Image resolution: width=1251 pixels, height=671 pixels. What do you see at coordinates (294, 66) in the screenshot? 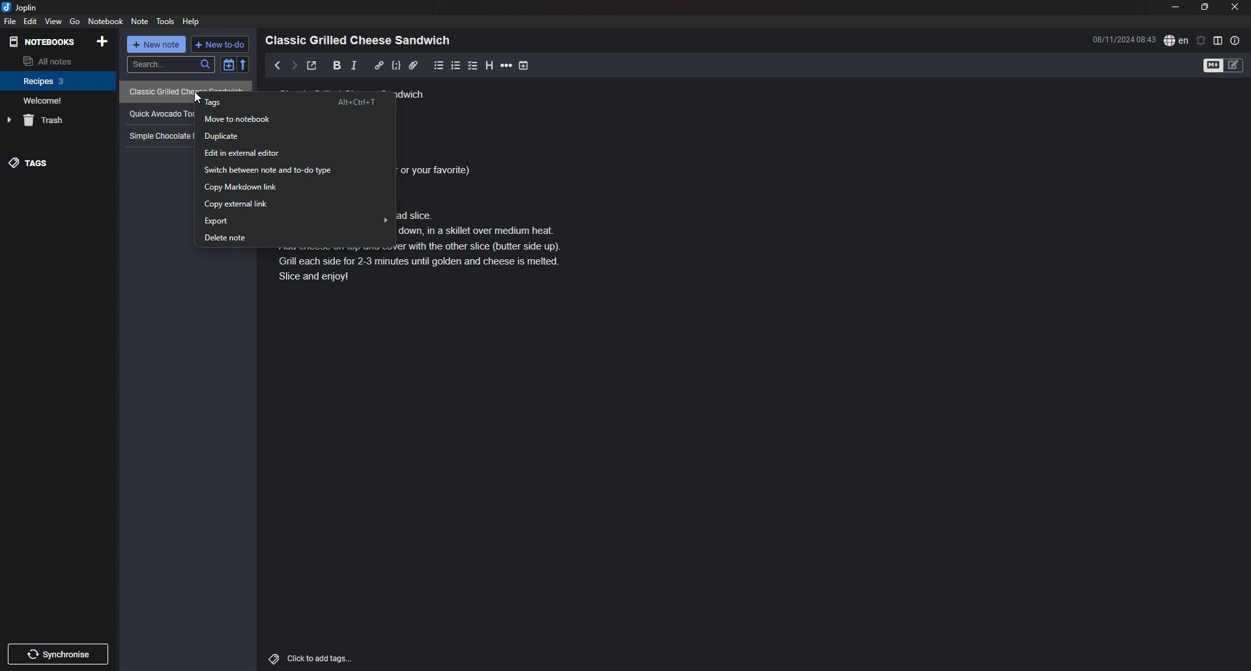
I see `next` at bounding box center [294, 66].